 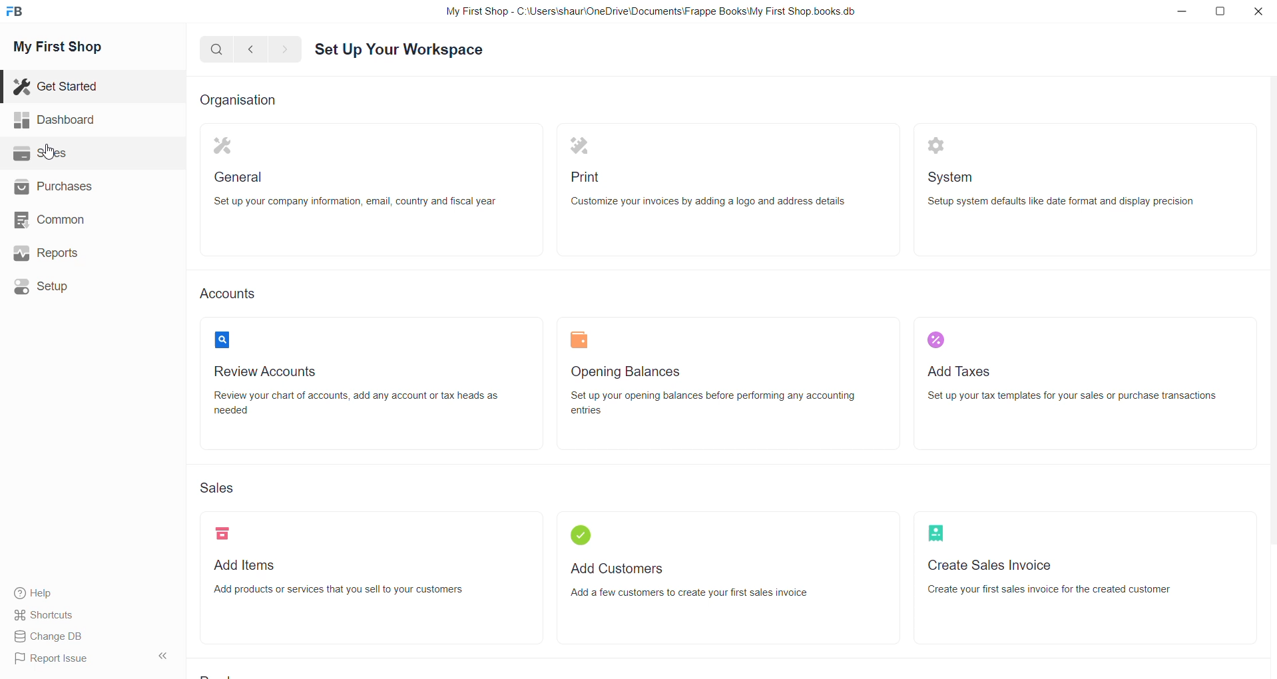 I want to click on hide sidebar, so click(x=158, y=657).